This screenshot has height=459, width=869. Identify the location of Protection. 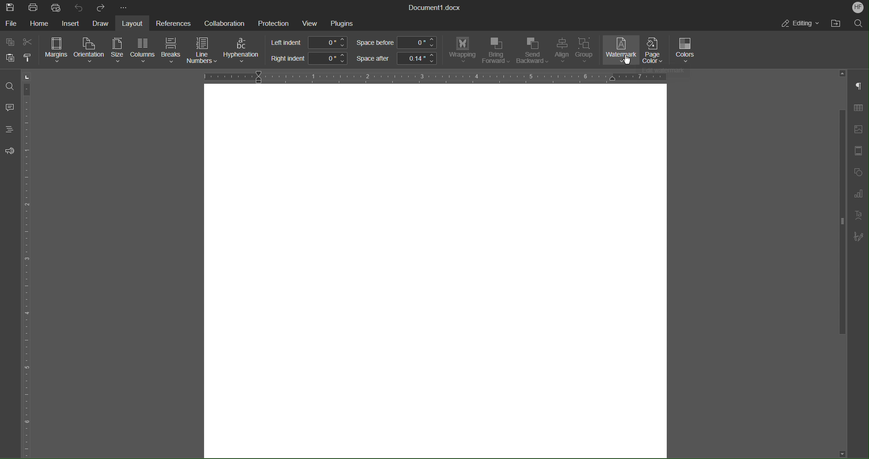
(273, 23).